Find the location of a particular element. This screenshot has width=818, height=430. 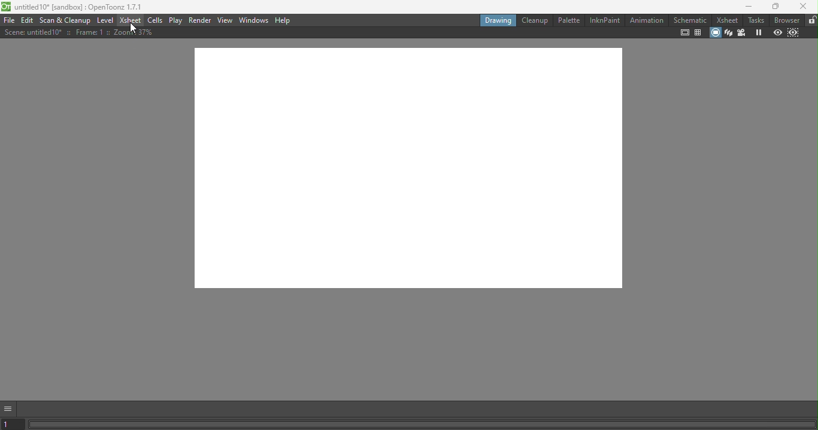

Xsheet is located at coordinates (726, 20).